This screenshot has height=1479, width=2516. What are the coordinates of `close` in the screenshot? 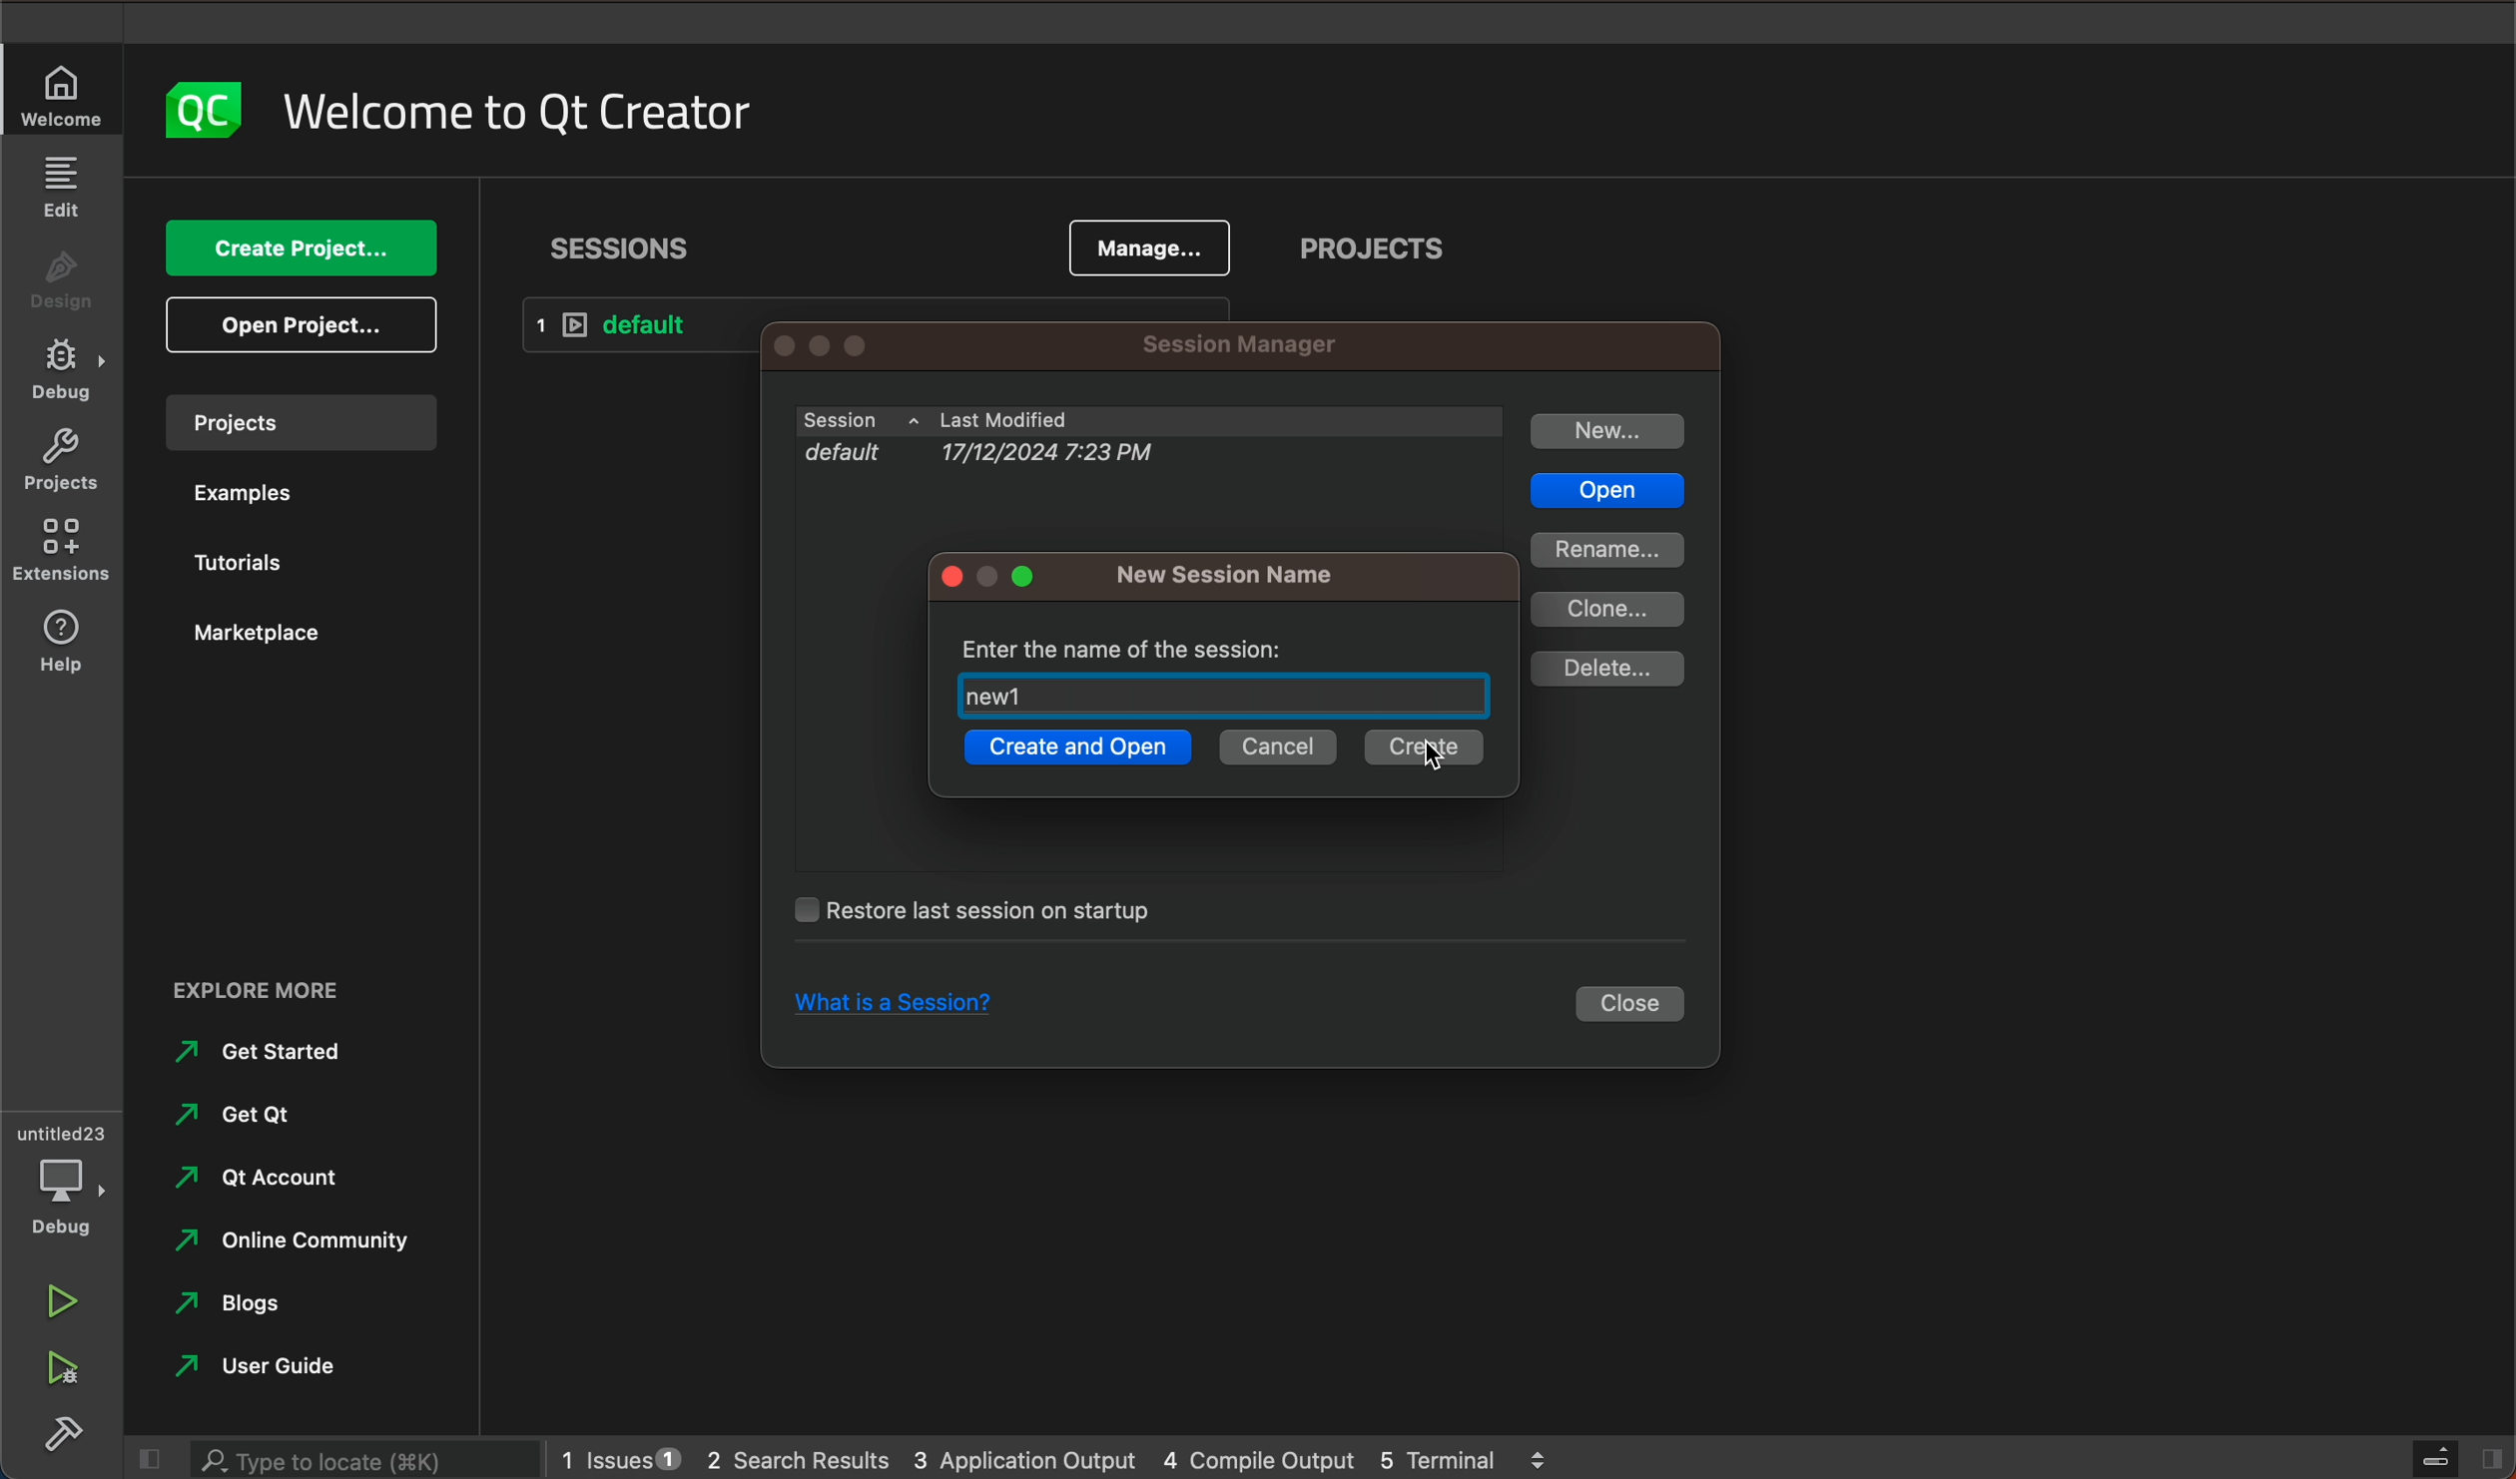 It's located at (1634, 1006).